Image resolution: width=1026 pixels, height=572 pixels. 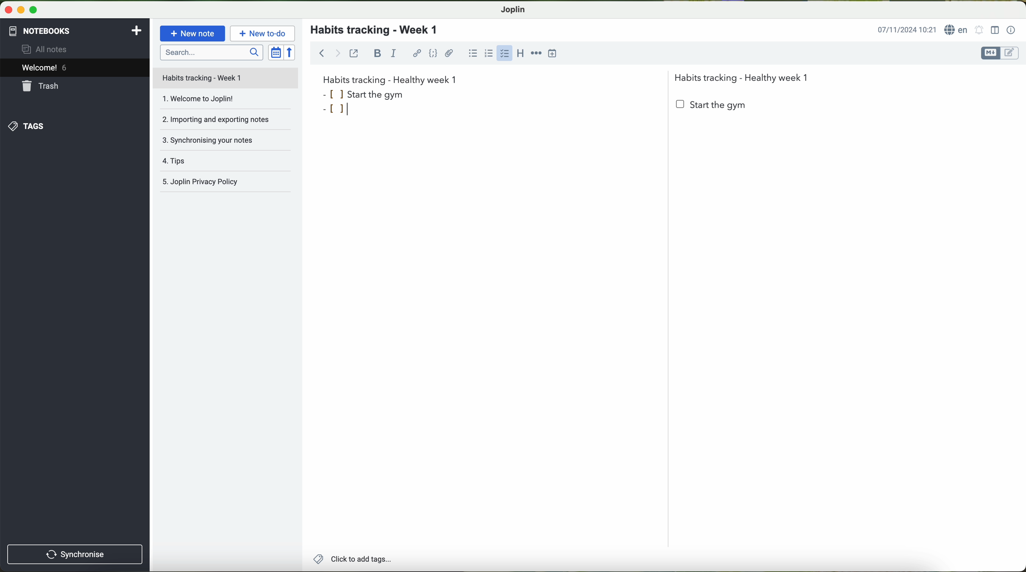 What do you see at coordinates (225, 122) in the screenshot?
I see `importing and exporting notes` at bounding box center [225, 122].